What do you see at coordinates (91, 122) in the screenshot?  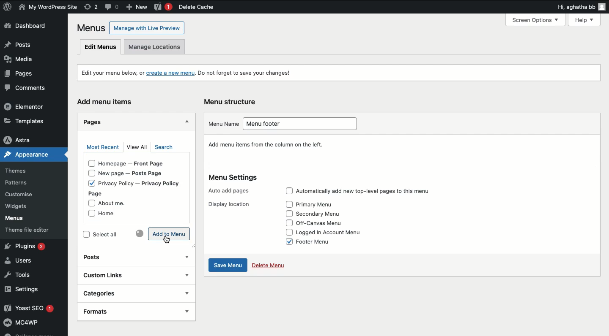 I see `Pages` at bounding box center [91, 122].